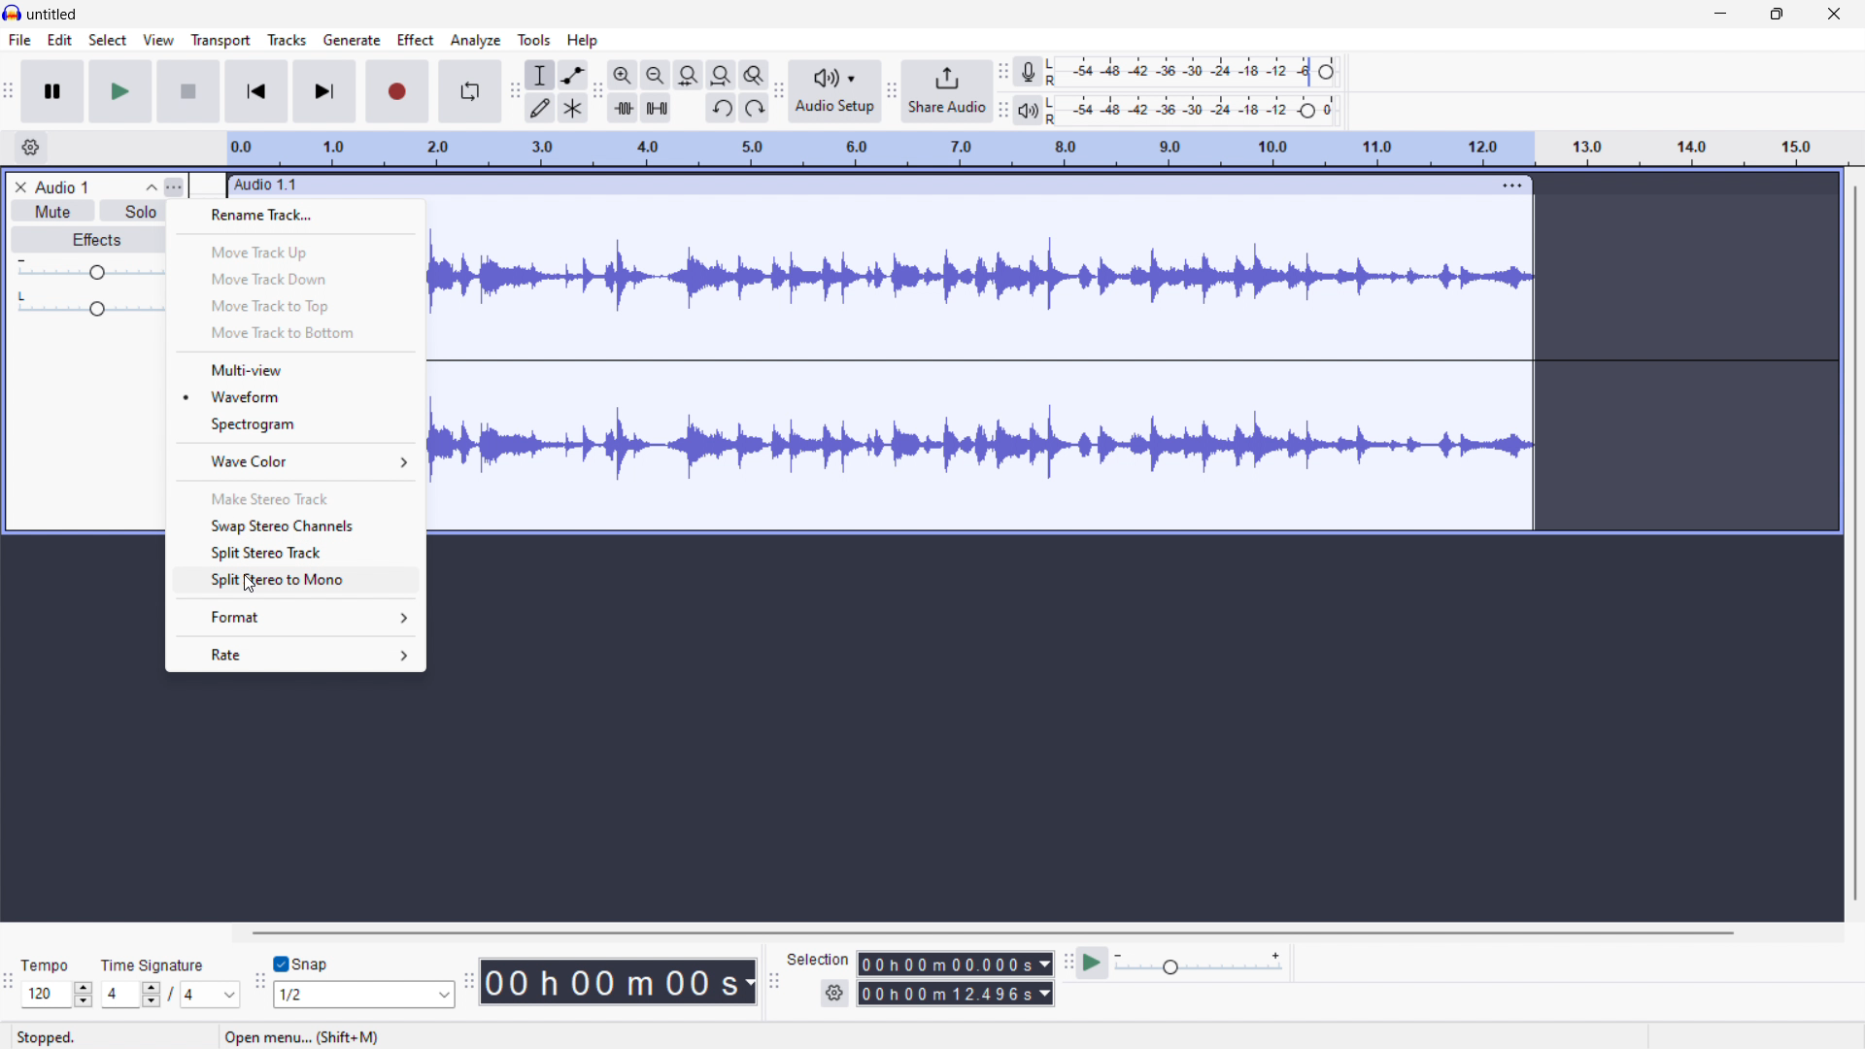 Image resolution: width=1865 pixels, height=1049 pixels. What do you see at coordinates (849, 186) in the screenshot?
I see `Audio 1.1` at bounding box center [849, 186].